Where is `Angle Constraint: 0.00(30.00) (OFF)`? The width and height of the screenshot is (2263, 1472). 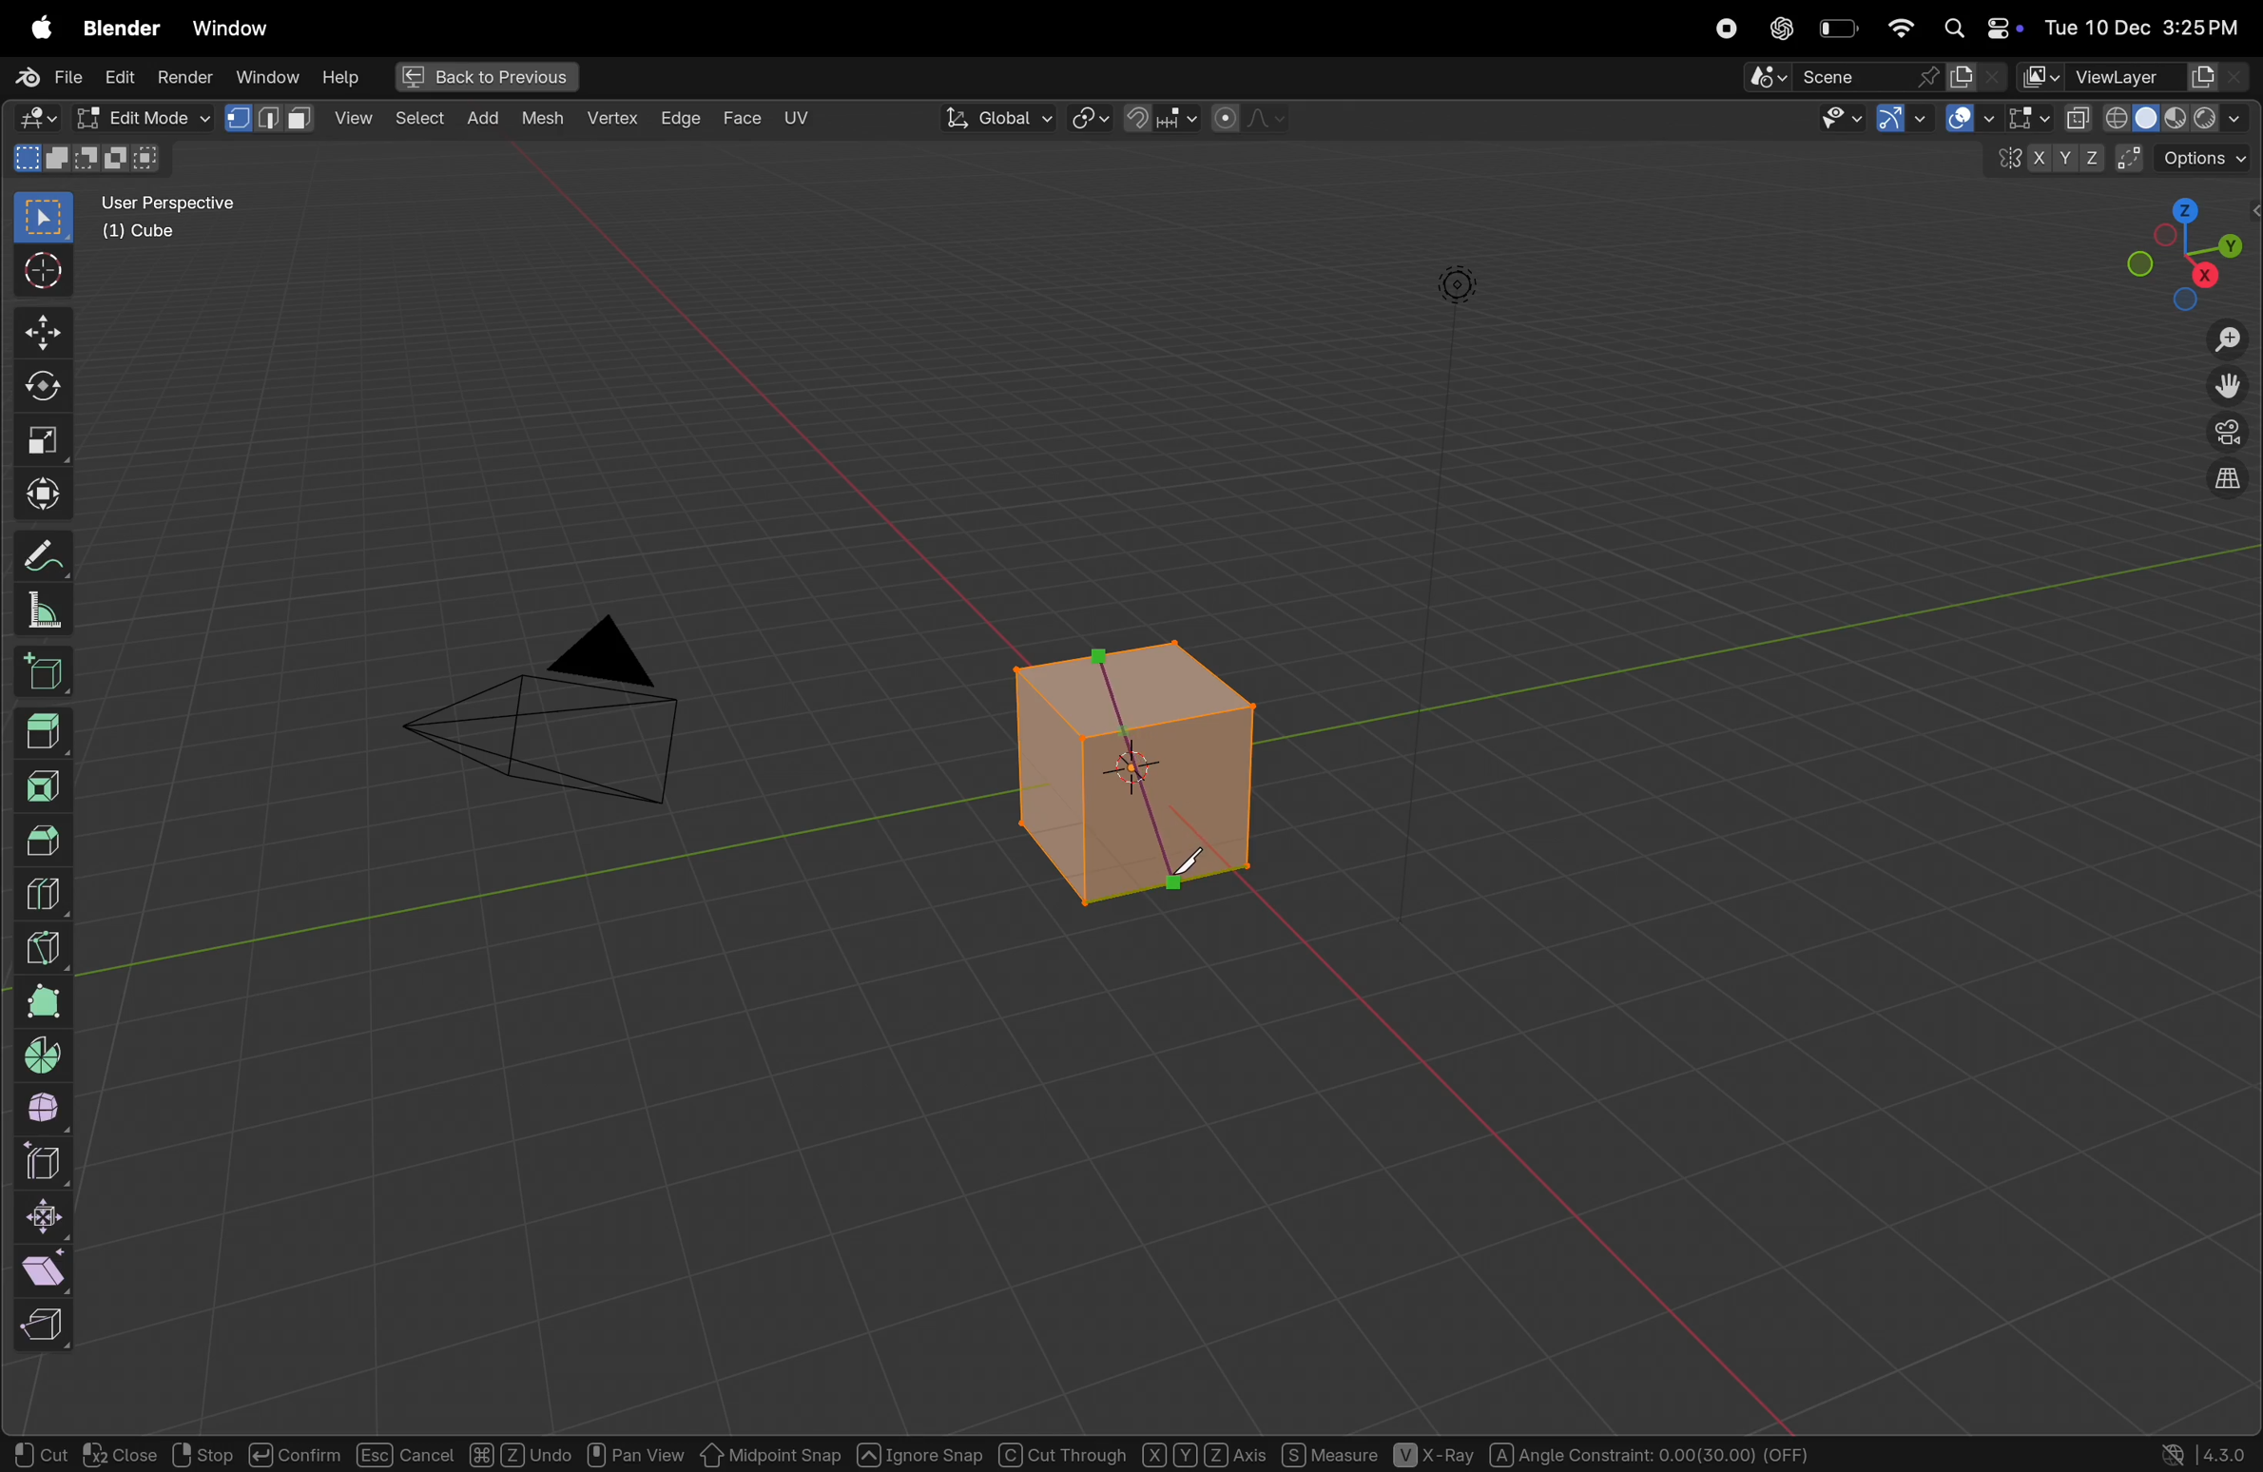
Angle Constraint: 0.00(30.00) (OFF) is located at coordinates (1650, 1452).